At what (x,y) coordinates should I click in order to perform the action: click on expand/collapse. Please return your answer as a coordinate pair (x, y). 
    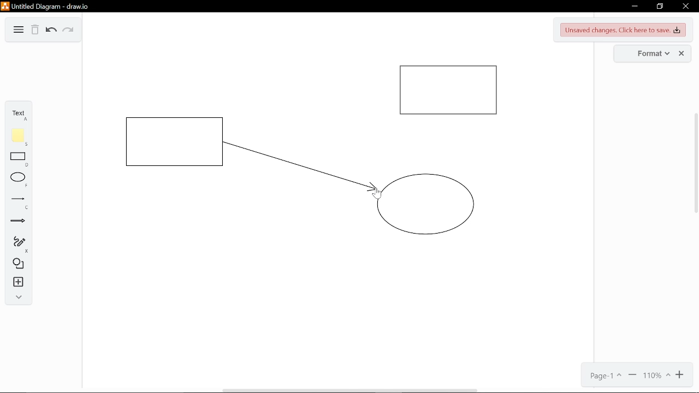
    Looking at the image, I should click on (17, 299).